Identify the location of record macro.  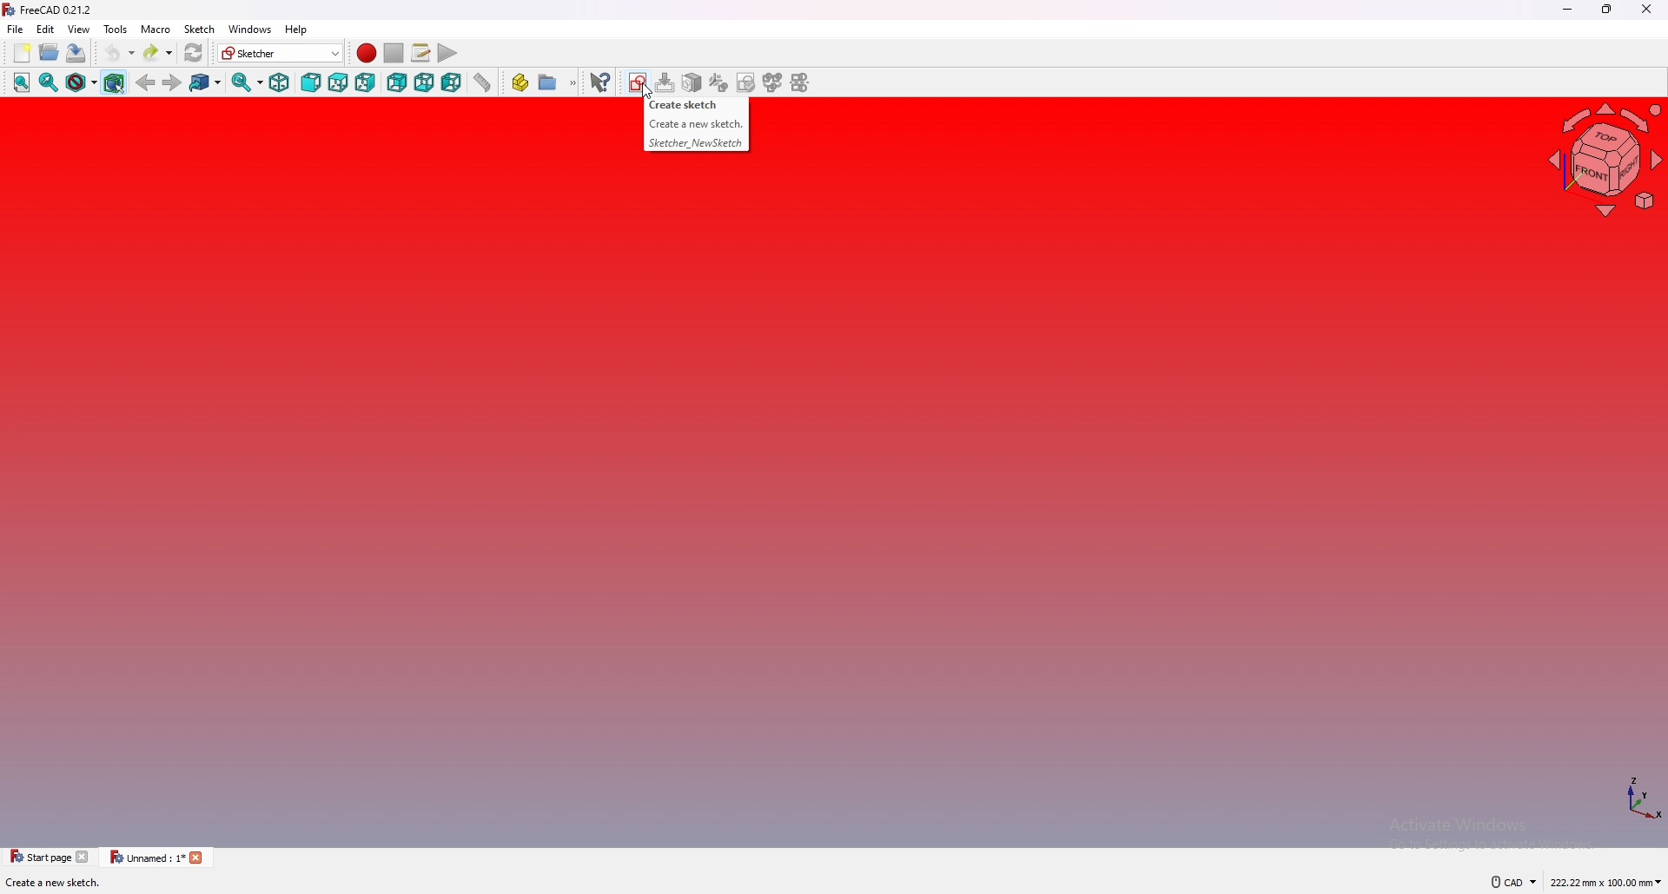
(367, 53).